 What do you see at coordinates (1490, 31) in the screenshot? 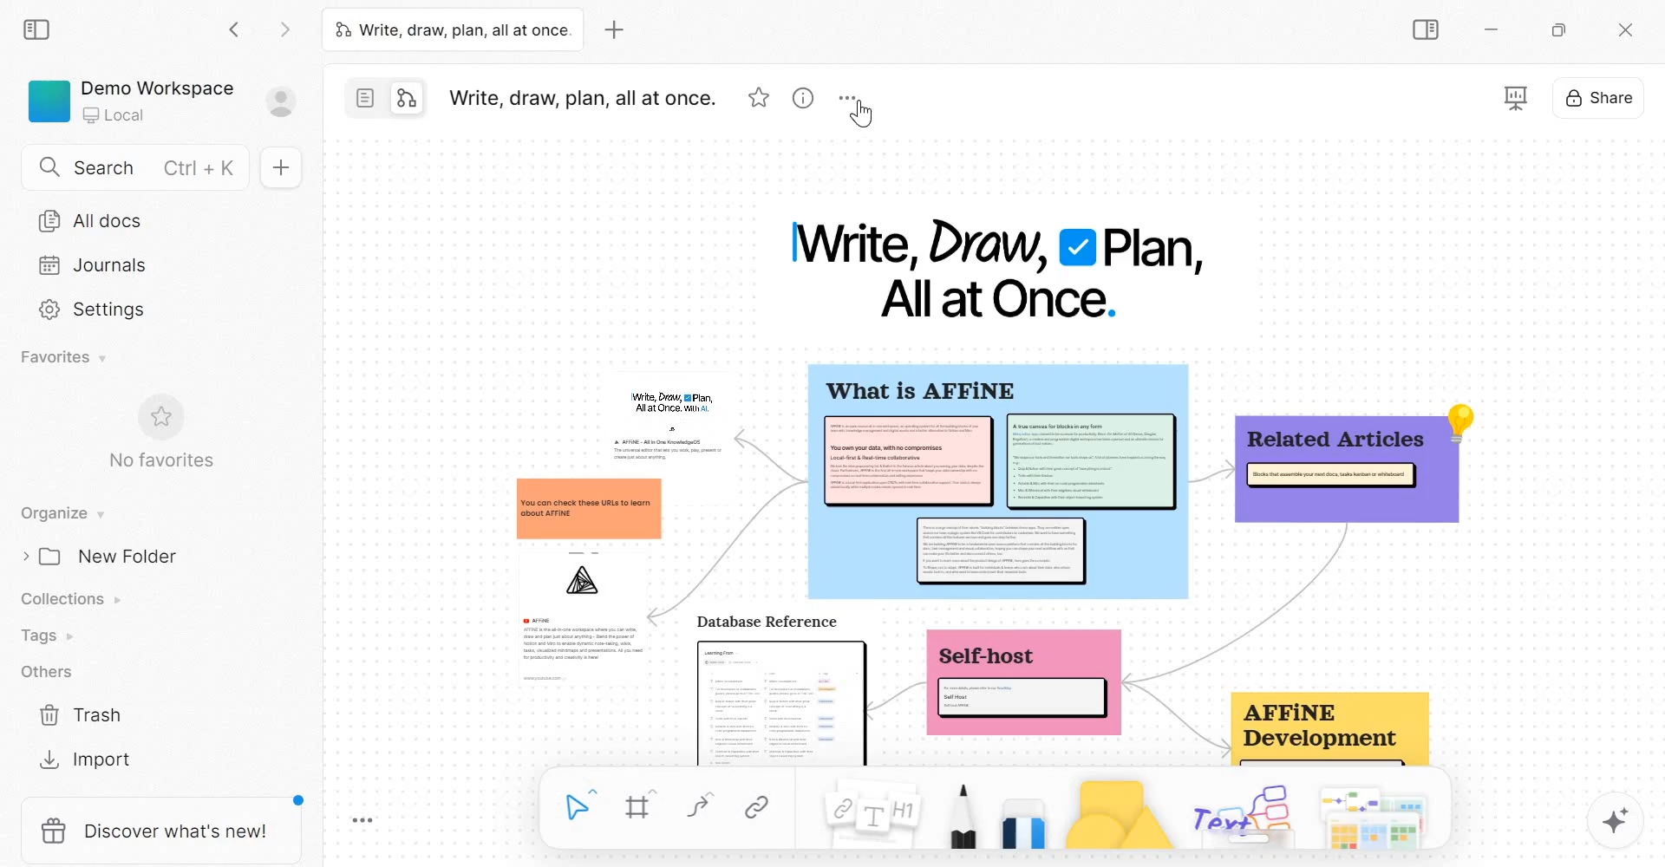
I see `Minimize` at bounding box center [1490, 31].